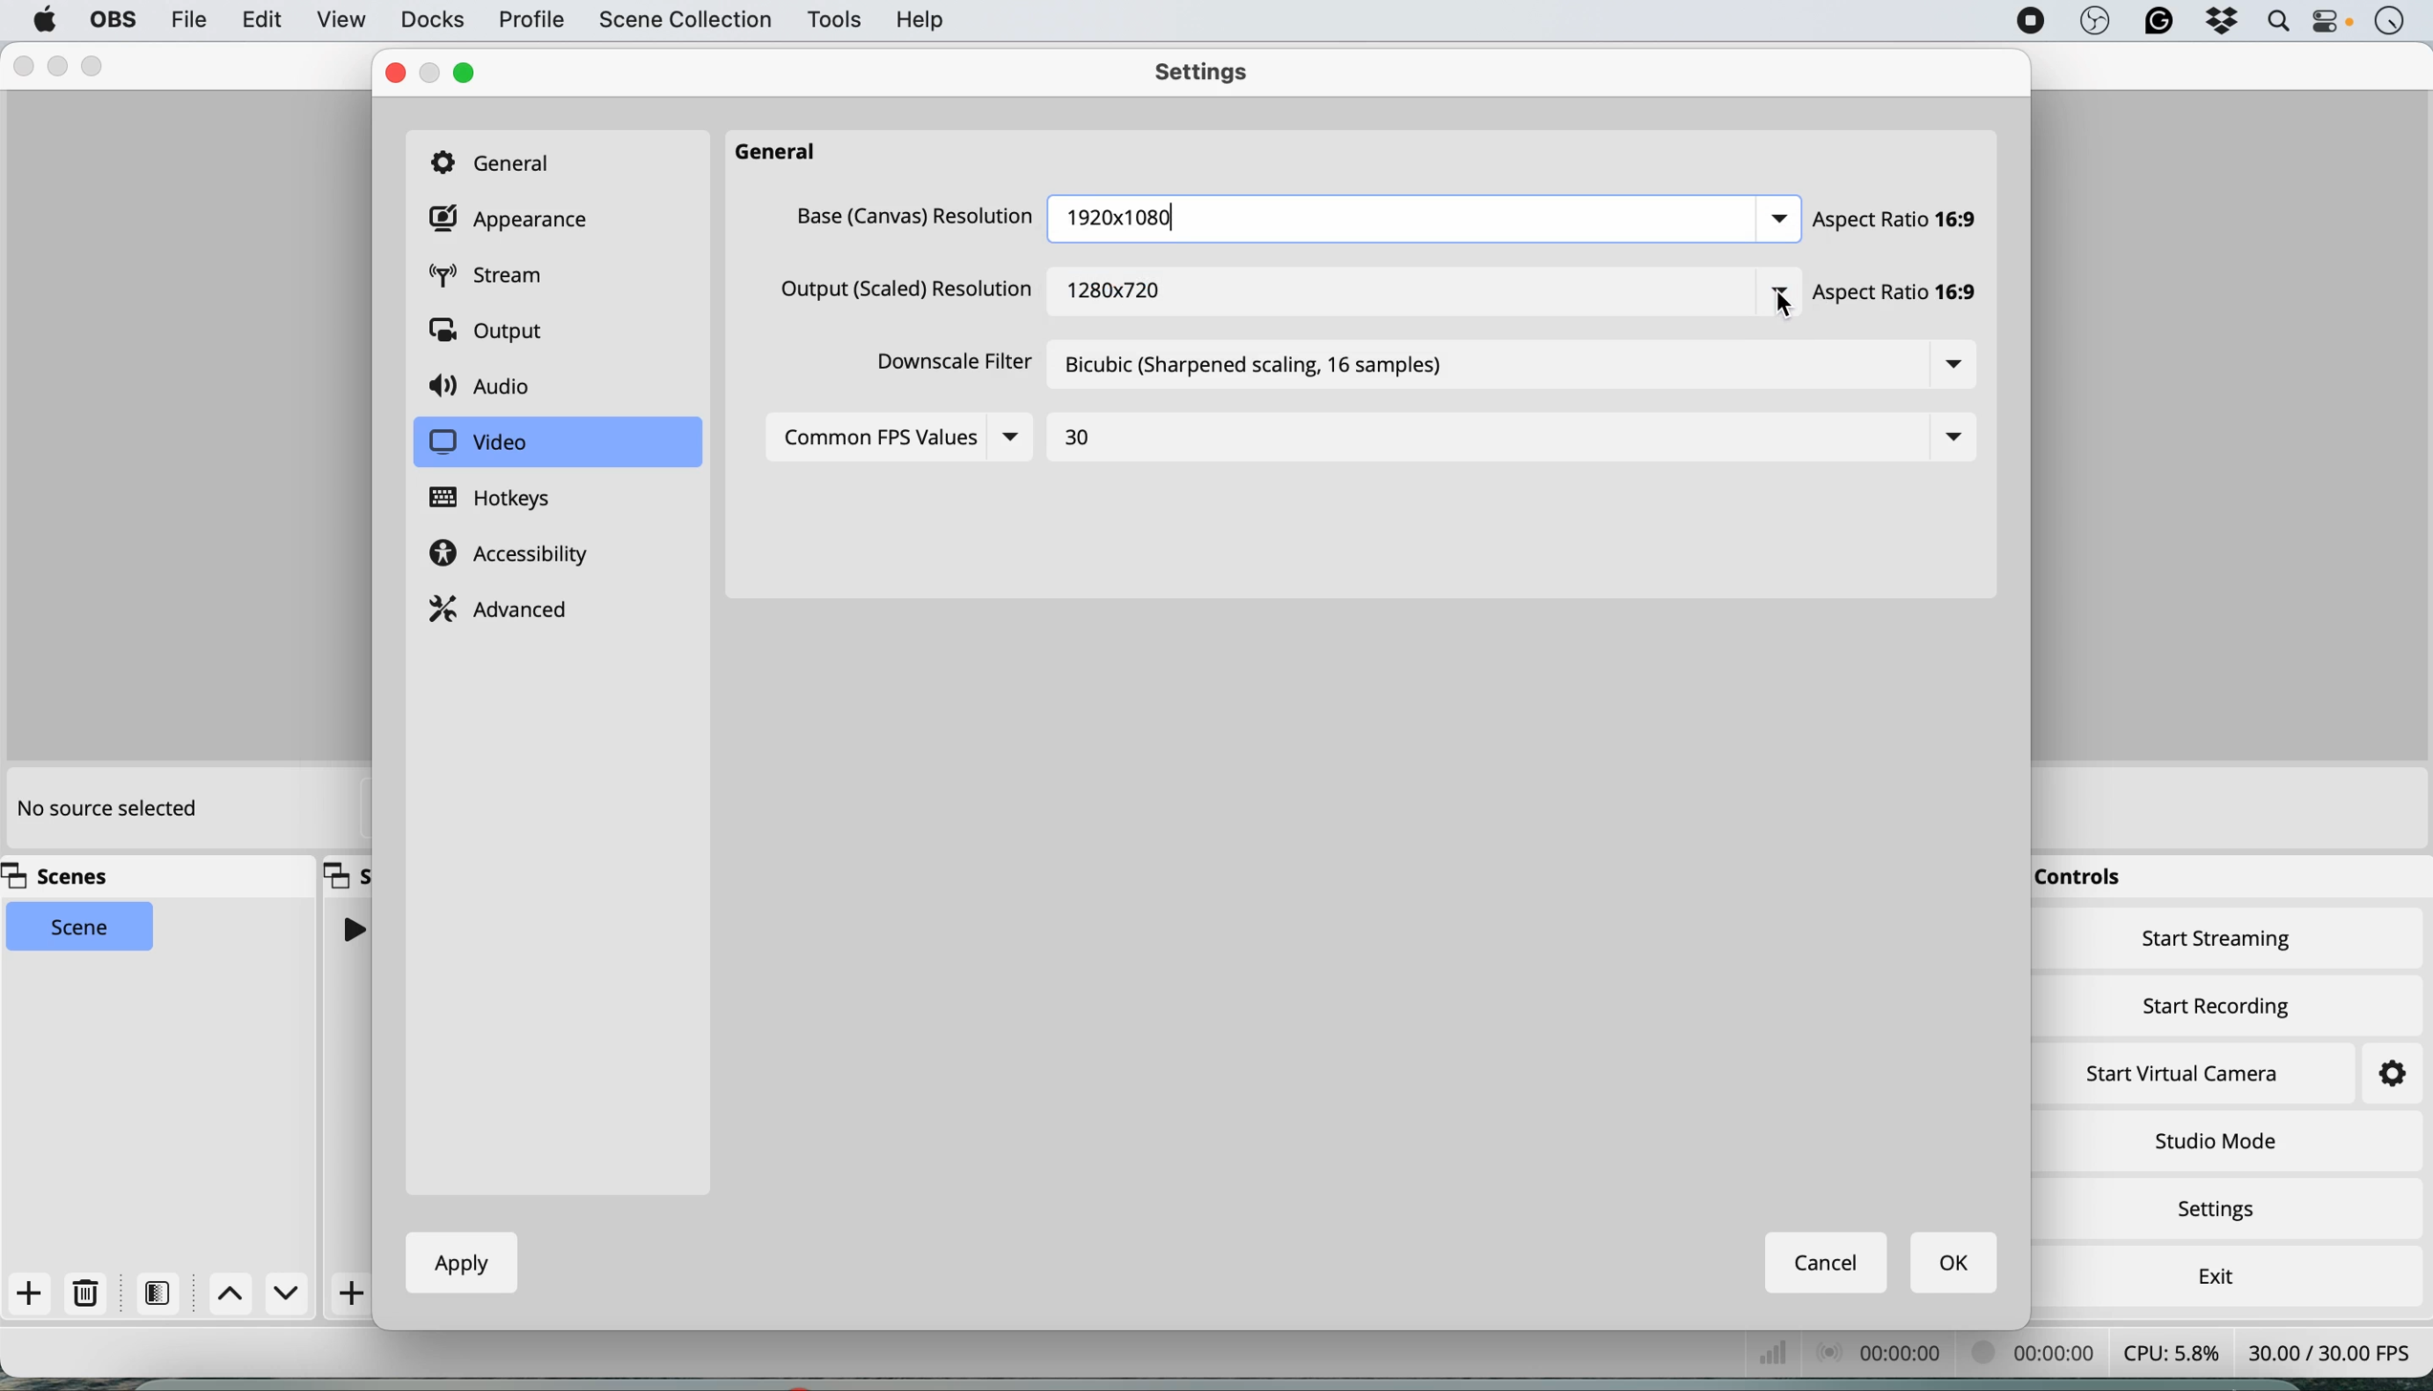 The height and width of the screenshot is (1391, 2433). I want to click on help, so click(923, 19).